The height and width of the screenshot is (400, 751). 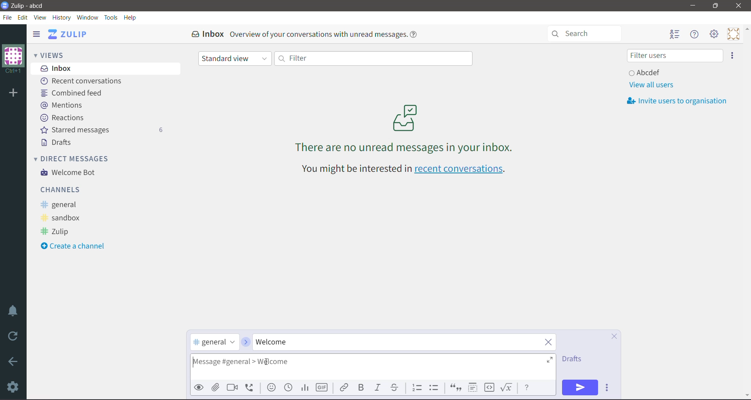 I want to click on Enable Do Not Disturb, so click(x=13, y=311).